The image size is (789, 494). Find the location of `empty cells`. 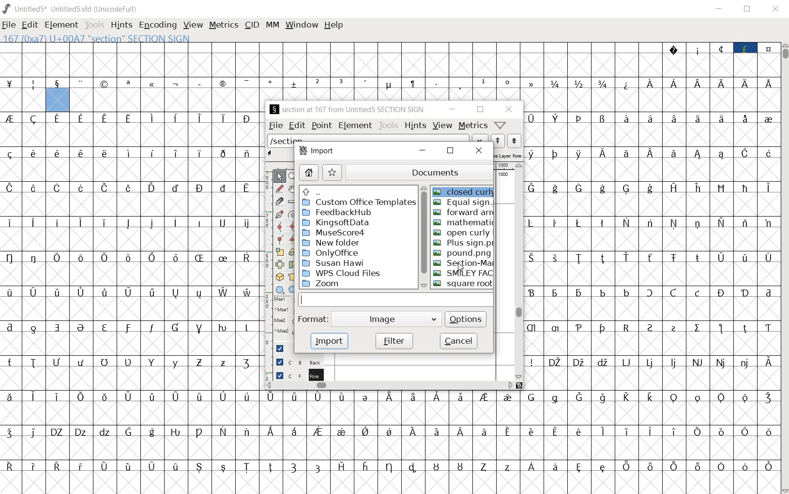

empty cells is located at coordinates (650, 135).